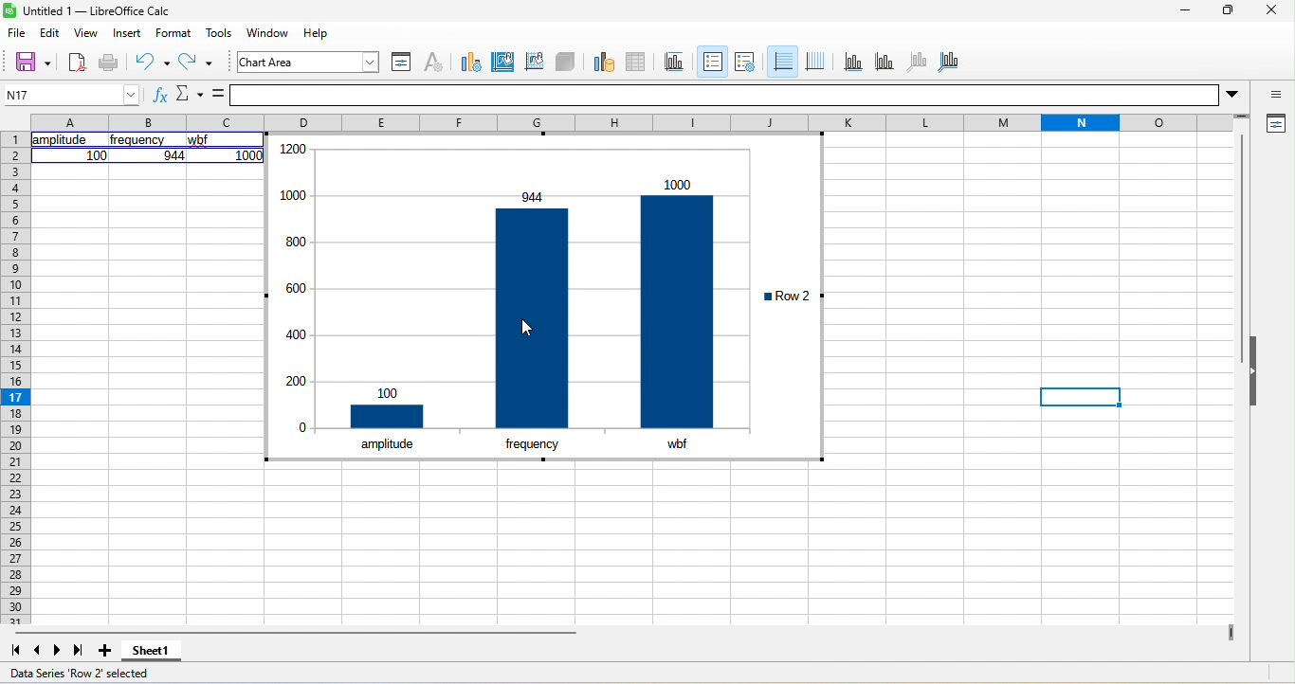  I want to click on amplitude, so click(60, 140).